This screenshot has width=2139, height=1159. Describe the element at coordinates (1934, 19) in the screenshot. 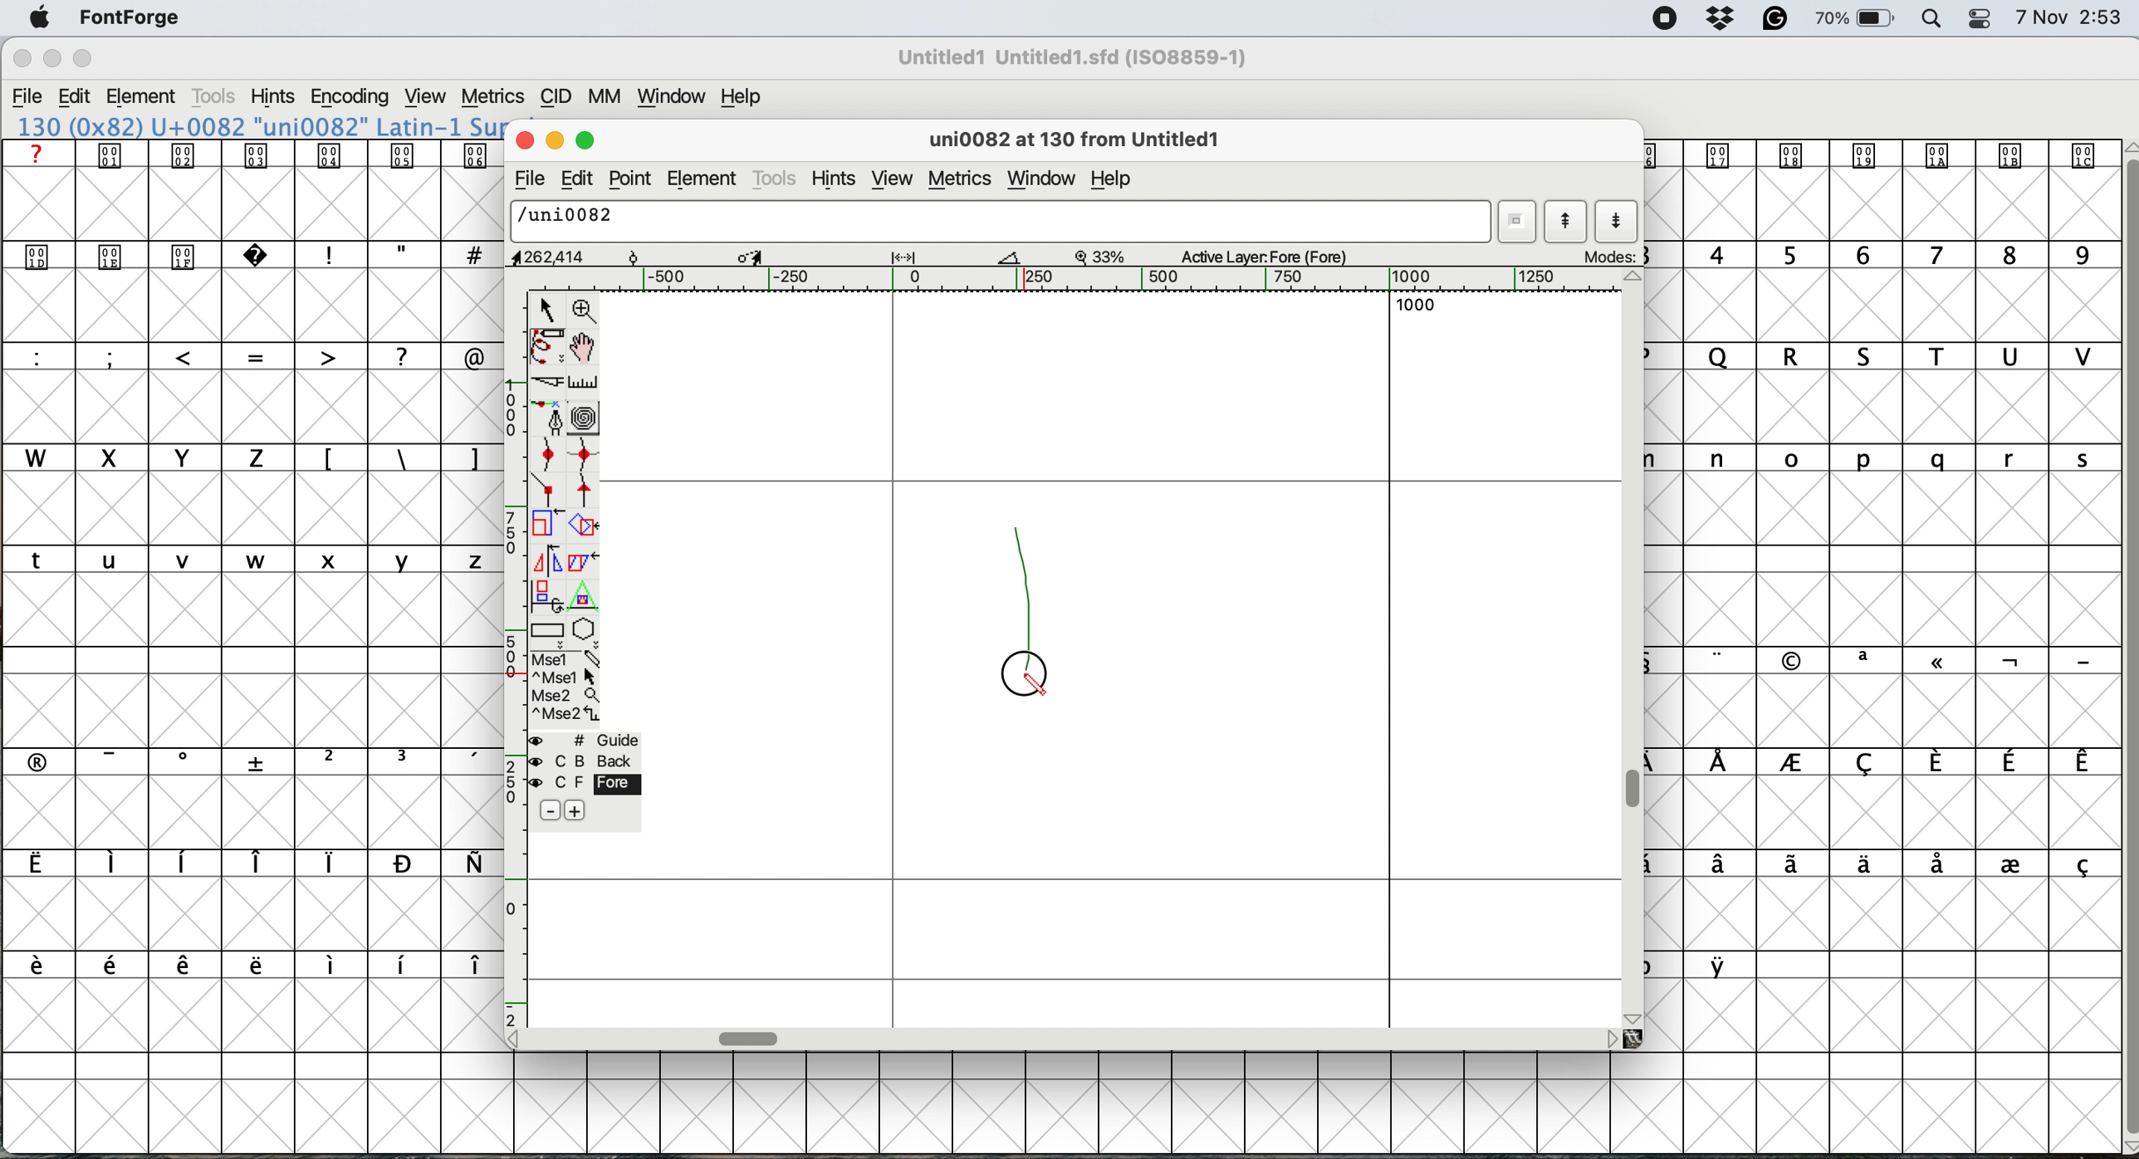

I see `spotlight search` at that location.